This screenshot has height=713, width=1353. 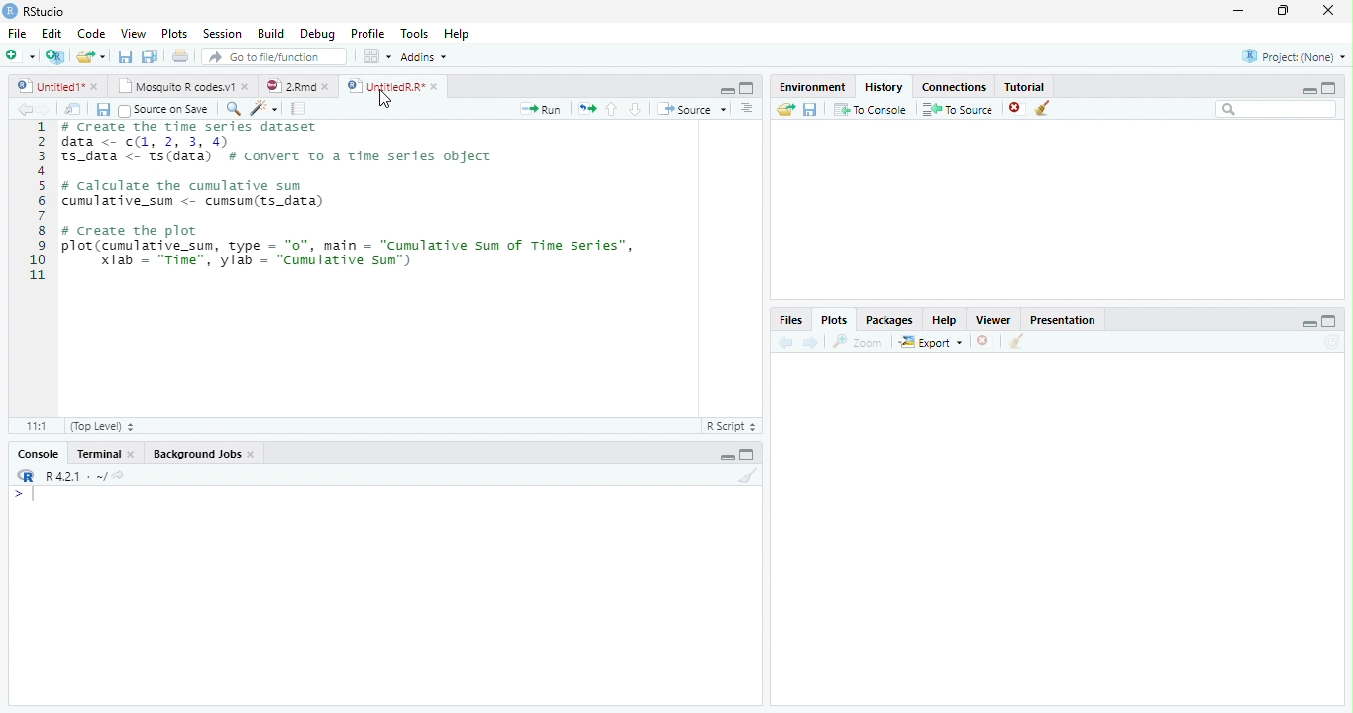 I want to click on Close, so click(x=1323, y=12).